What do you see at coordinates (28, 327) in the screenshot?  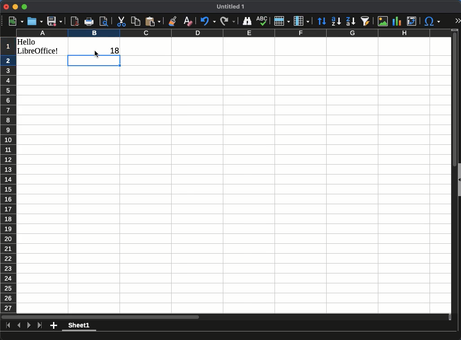 I see `next sheet` at bounding box center [28, 327].